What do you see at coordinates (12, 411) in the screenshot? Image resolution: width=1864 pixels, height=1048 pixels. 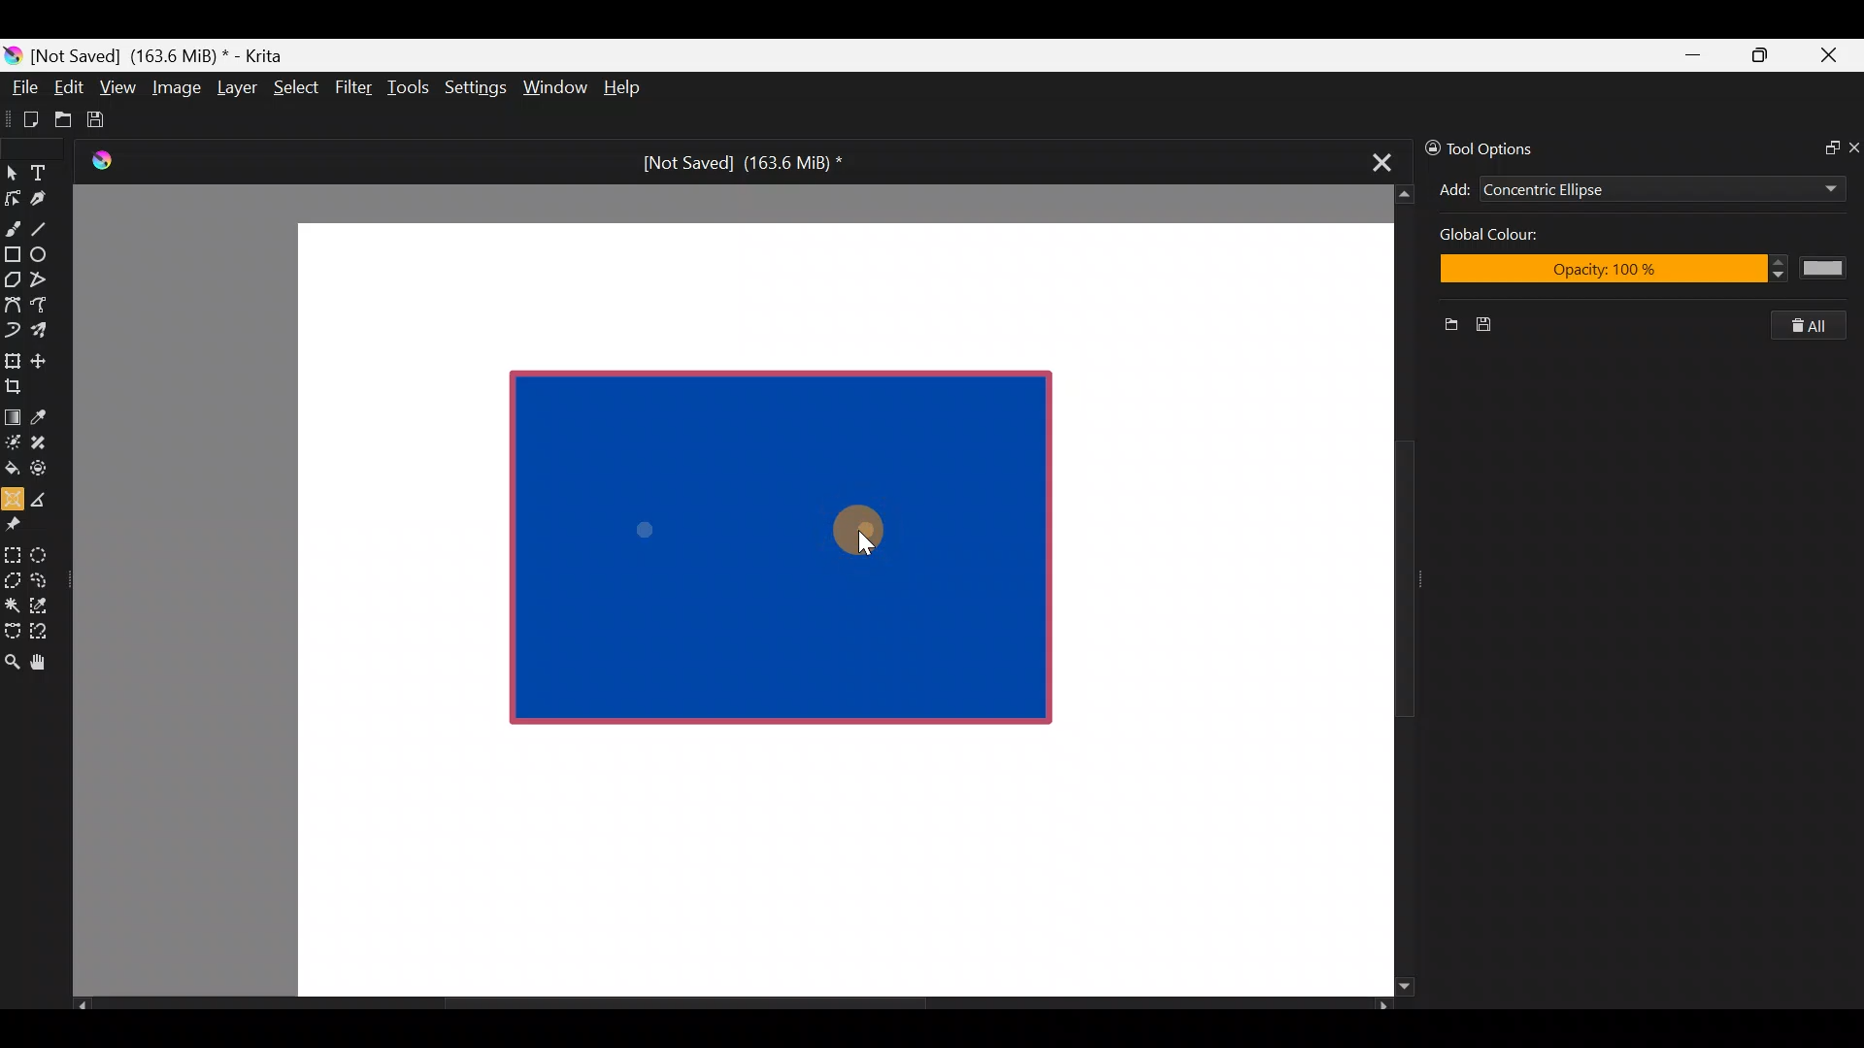 I see `Draw a gradient` at bounding box center [12, 411].